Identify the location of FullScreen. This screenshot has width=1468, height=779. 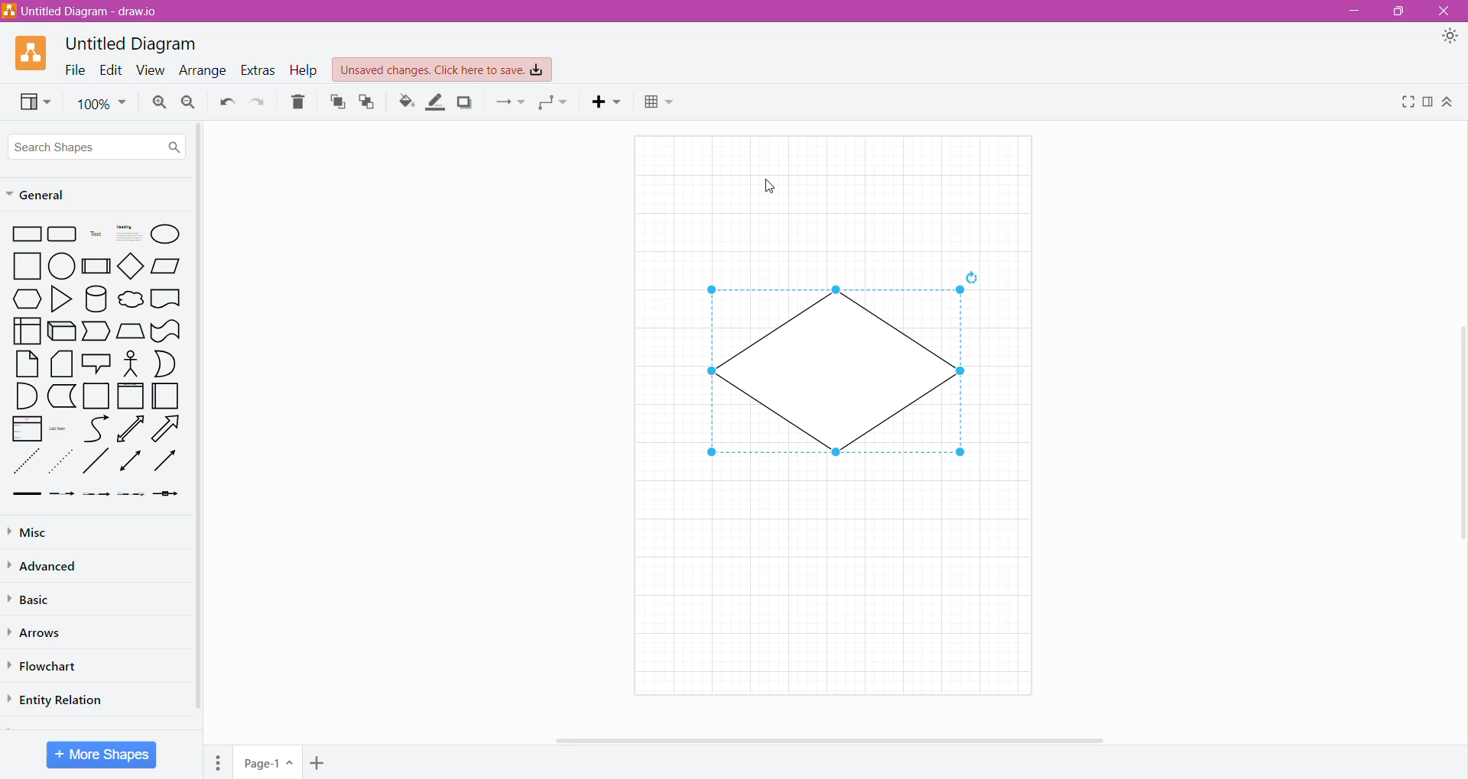
(1405, 102).